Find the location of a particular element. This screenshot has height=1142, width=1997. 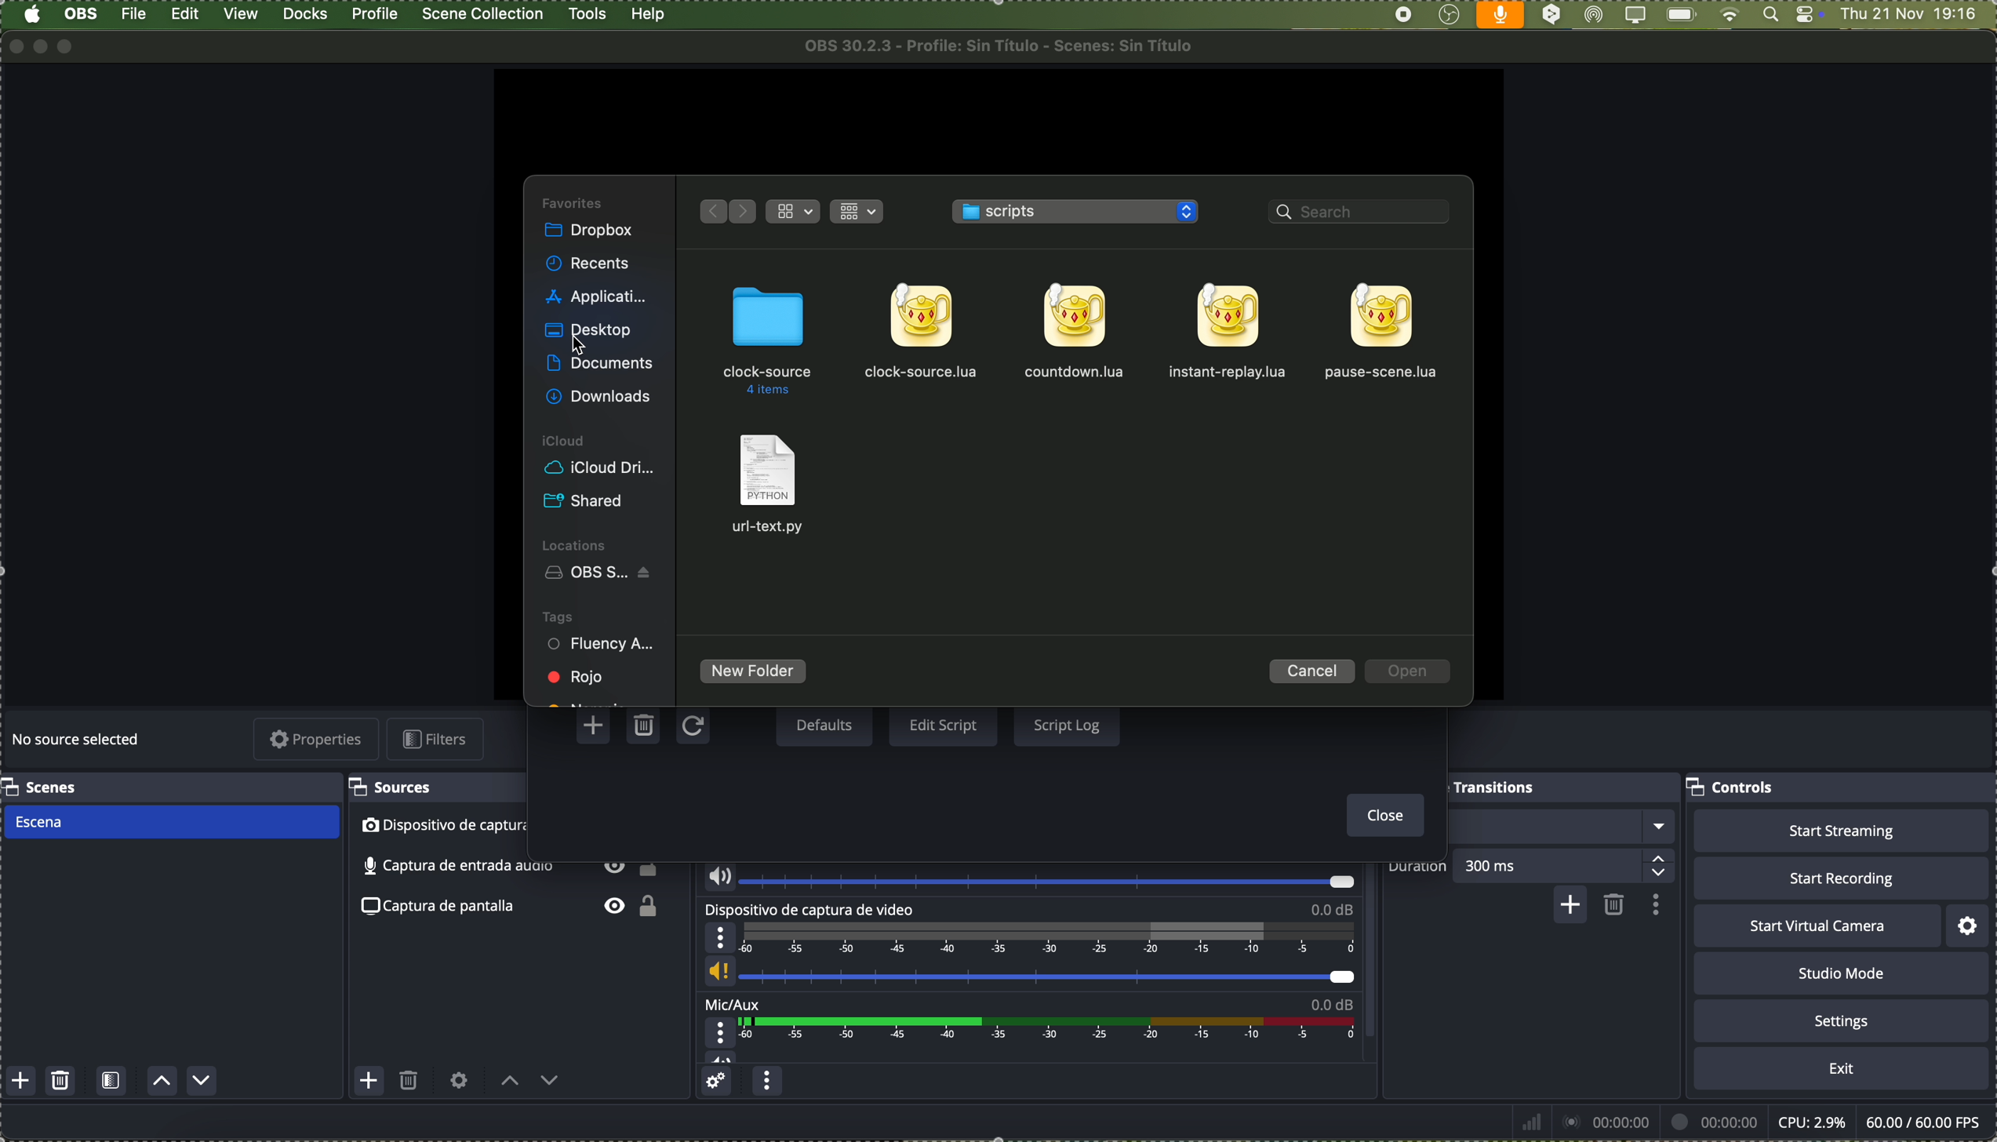

close program is located at coordinates (13, 45).